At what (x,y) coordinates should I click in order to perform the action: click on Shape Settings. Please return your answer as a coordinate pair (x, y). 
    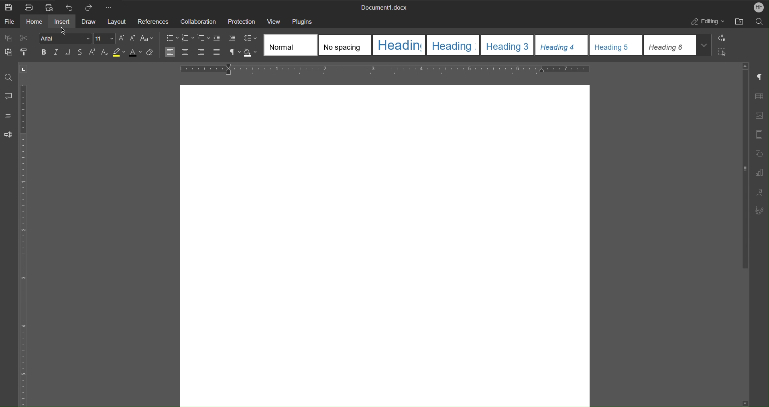
    Looking at the image, I should click on (759, 153).